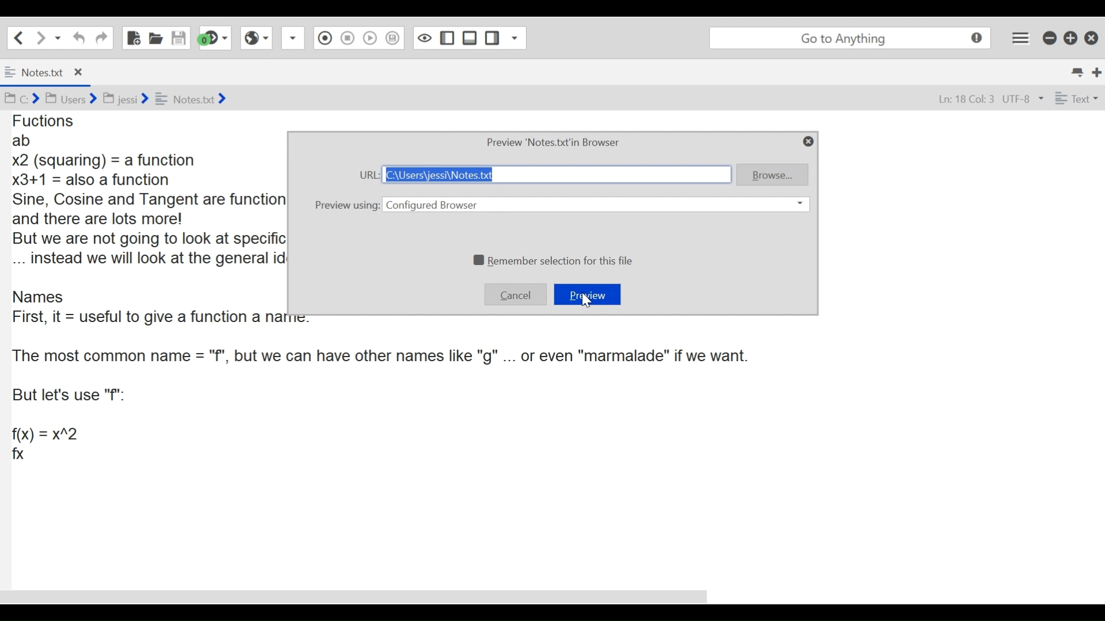 The width and height of the screenshot is (1105, 621). What do you see at coordinates (156, 37) in the screenshot?
I see `Open file` at bounding box center [156, 37].